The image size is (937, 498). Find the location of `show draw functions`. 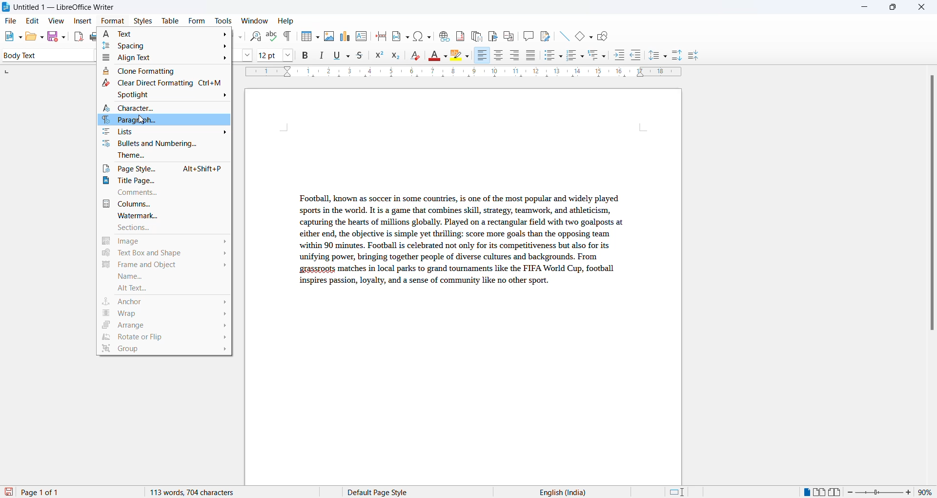

show draw functions is located at coordinates (605, 35).